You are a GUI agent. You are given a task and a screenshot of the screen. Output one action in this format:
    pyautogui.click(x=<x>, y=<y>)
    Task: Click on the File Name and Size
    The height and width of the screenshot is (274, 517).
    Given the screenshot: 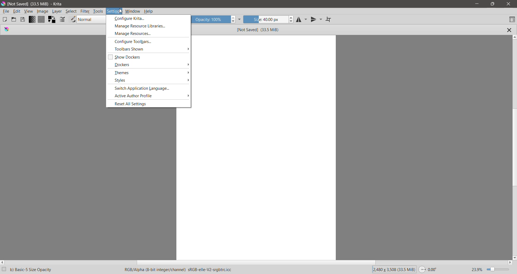 What is the action you would take?
    pyautogui.click(x=256, y=29)
    